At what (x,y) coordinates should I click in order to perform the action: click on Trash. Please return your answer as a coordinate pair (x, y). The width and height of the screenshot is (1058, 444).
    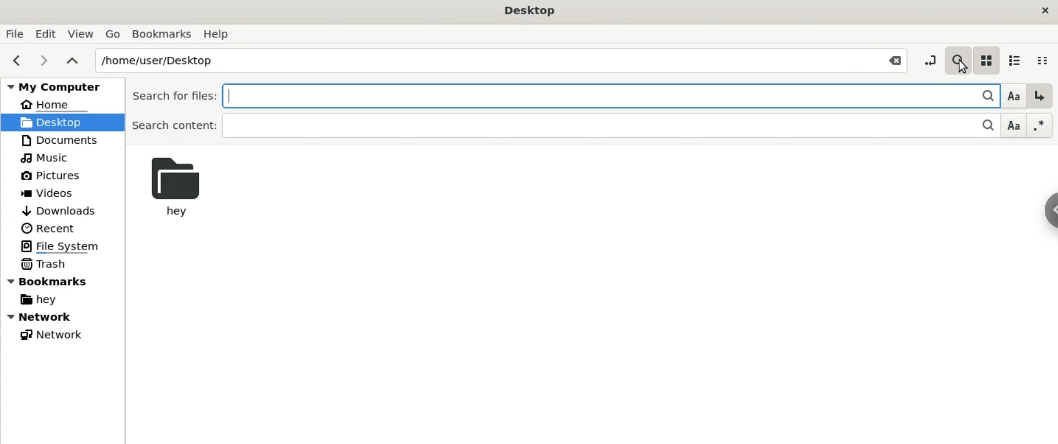
    Looking at the image, I should click on (44, 263).